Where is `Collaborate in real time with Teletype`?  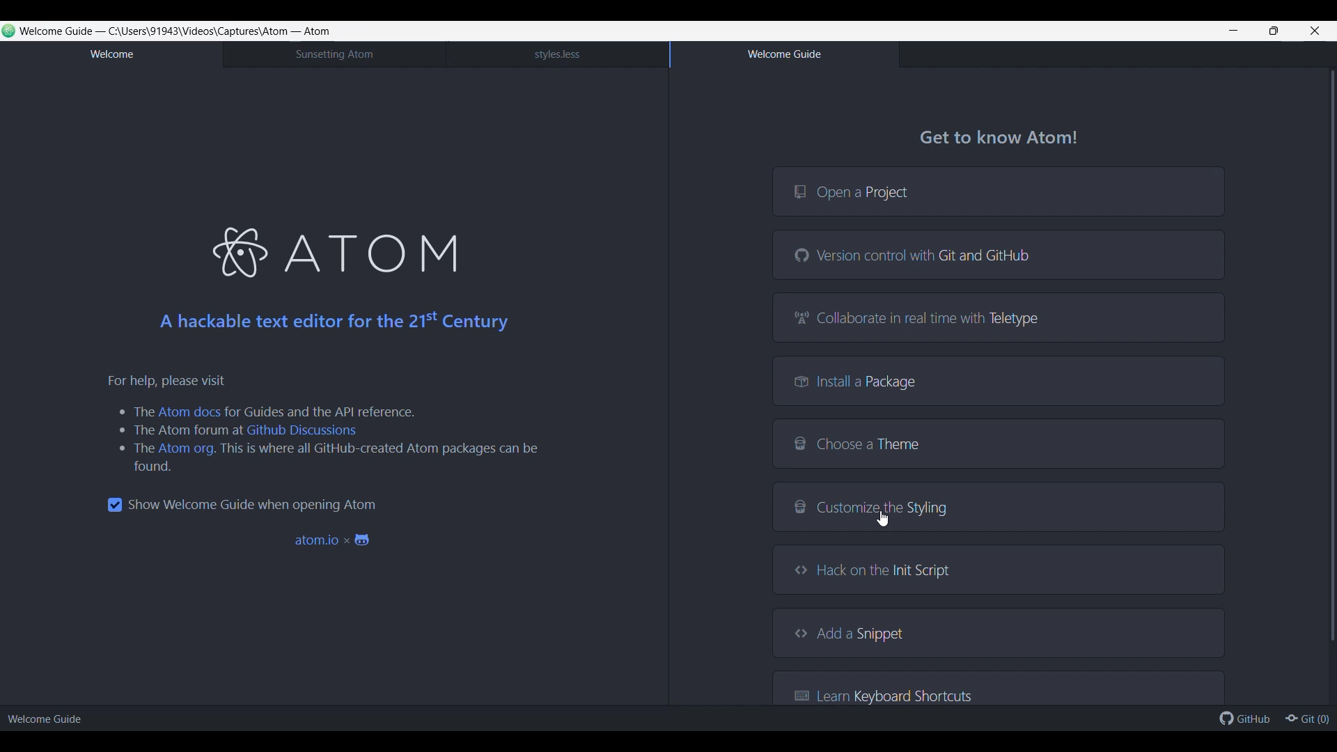
Collaborate in real time with Teletype is located at coordinates (998, 317).